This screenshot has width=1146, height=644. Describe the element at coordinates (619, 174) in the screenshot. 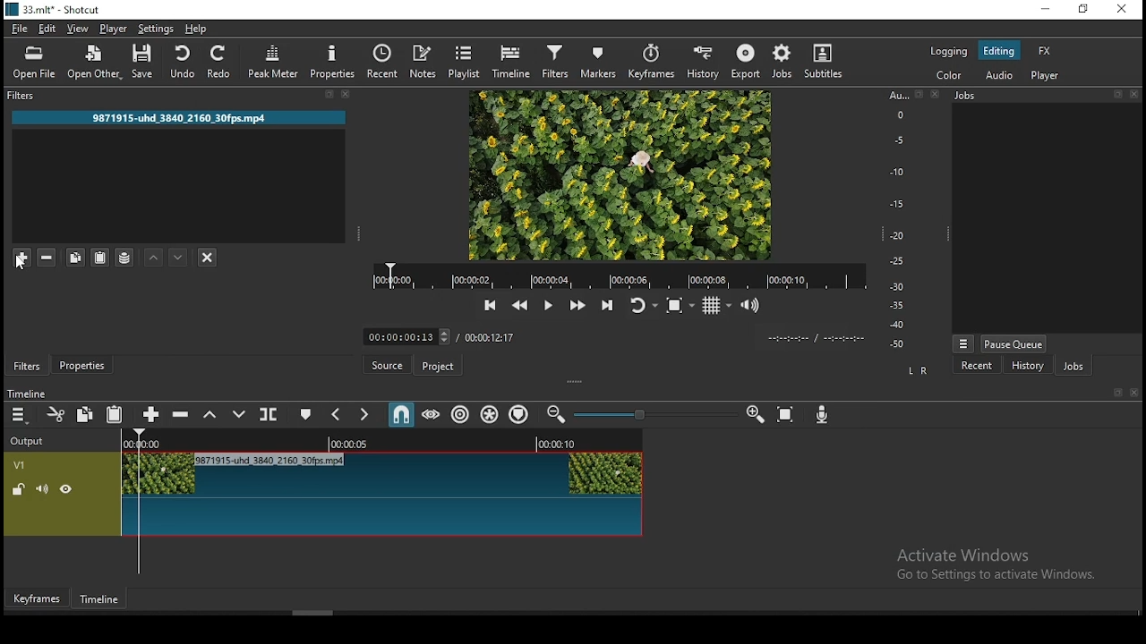

I see `video` at that location.